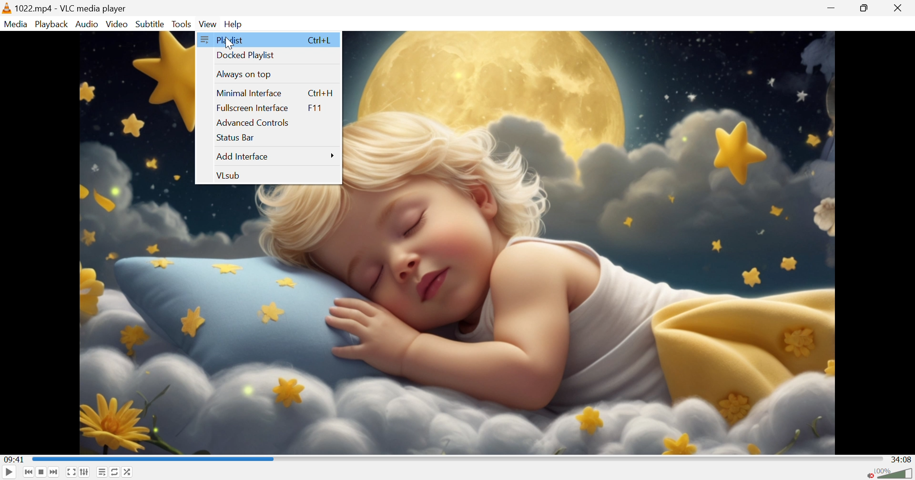 The height and width of the screenshot is (480, 915). Describe the element at coordinates (269, 41) in the screenshot. I see `Palylist` at that location.